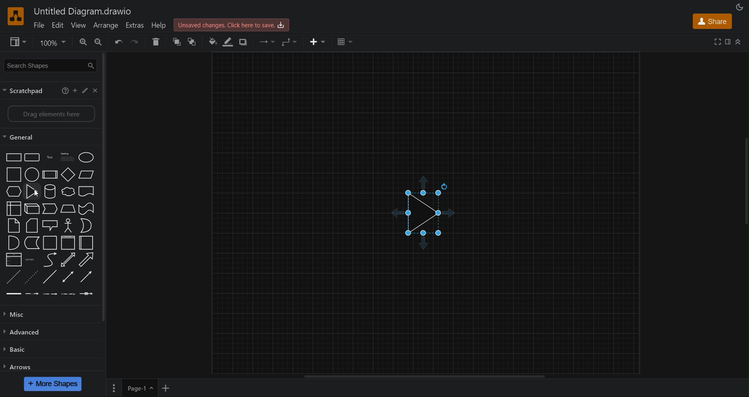 This screenshot has height=397, width=749. What do you see at coordinates (176, 42) in the screenshot?
I see `Send to Front` at bounding box center [176, 42].